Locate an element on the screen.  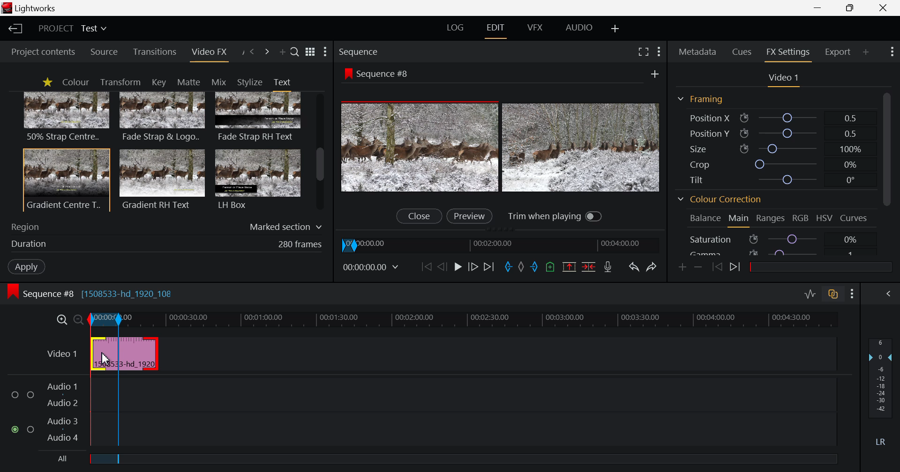
Position X is located at coordinates (772, 118).